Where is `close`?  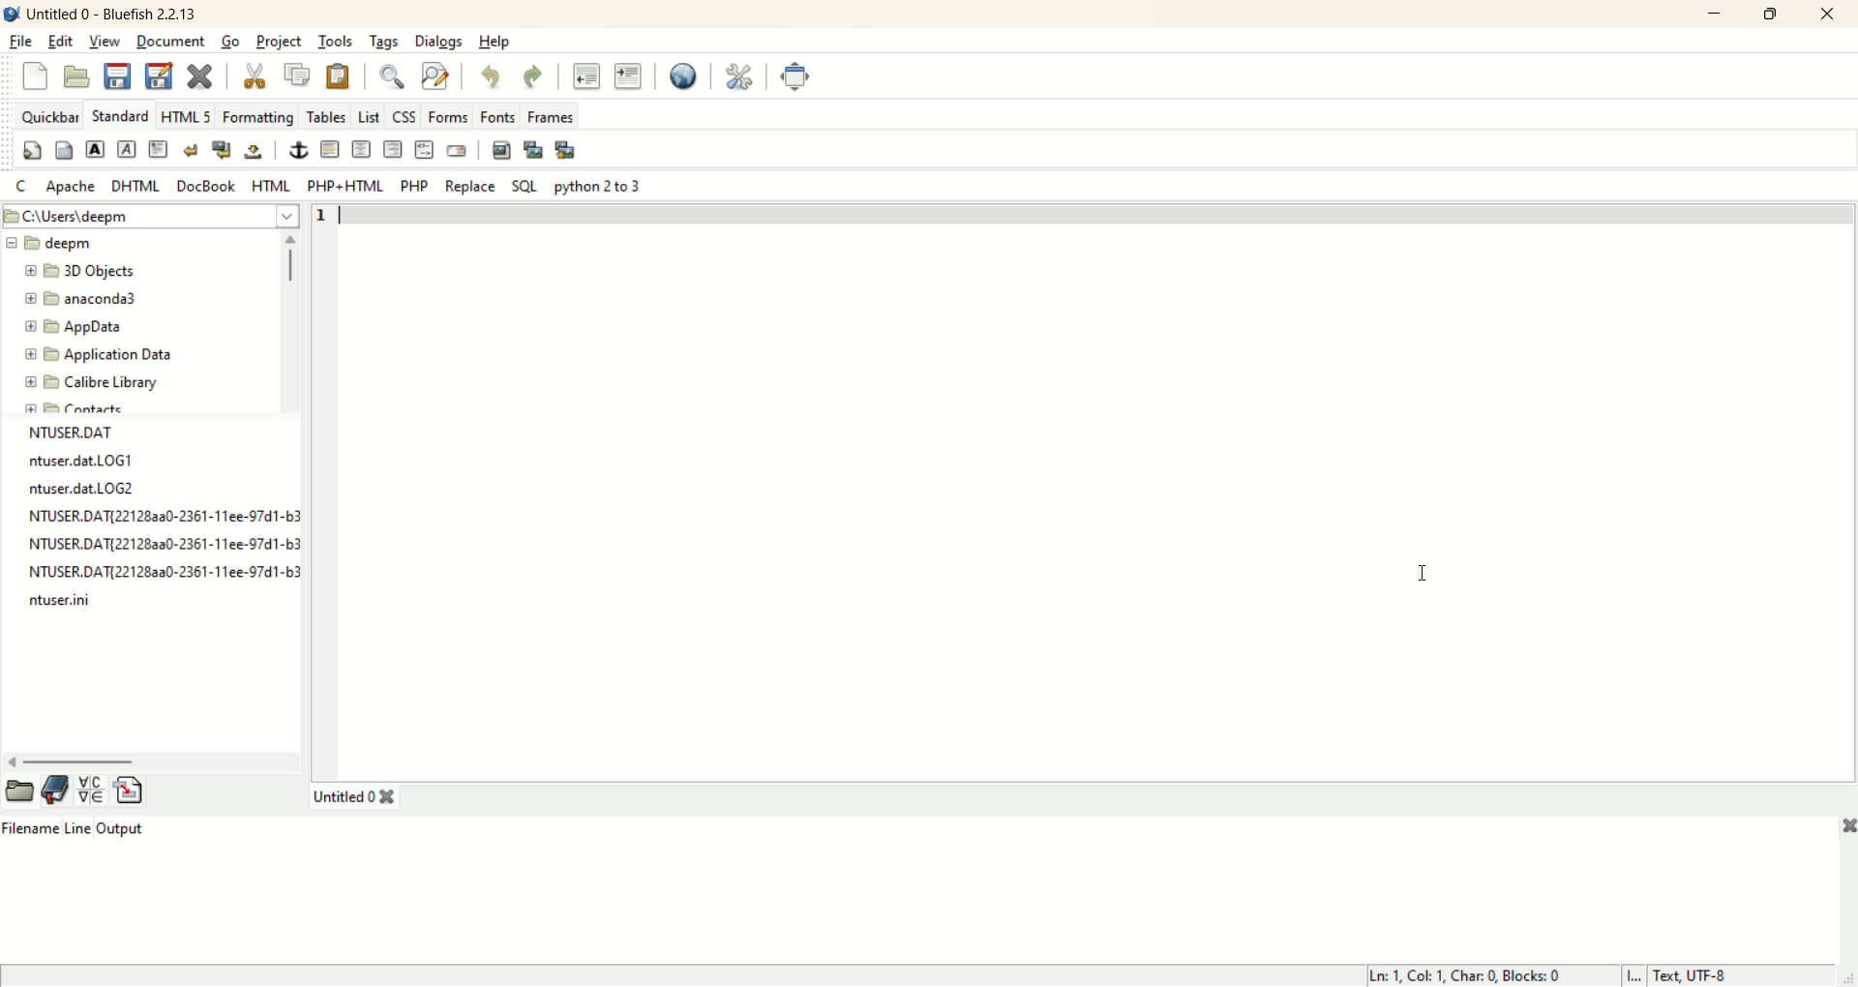 close is located at coordinates (1843, 824).